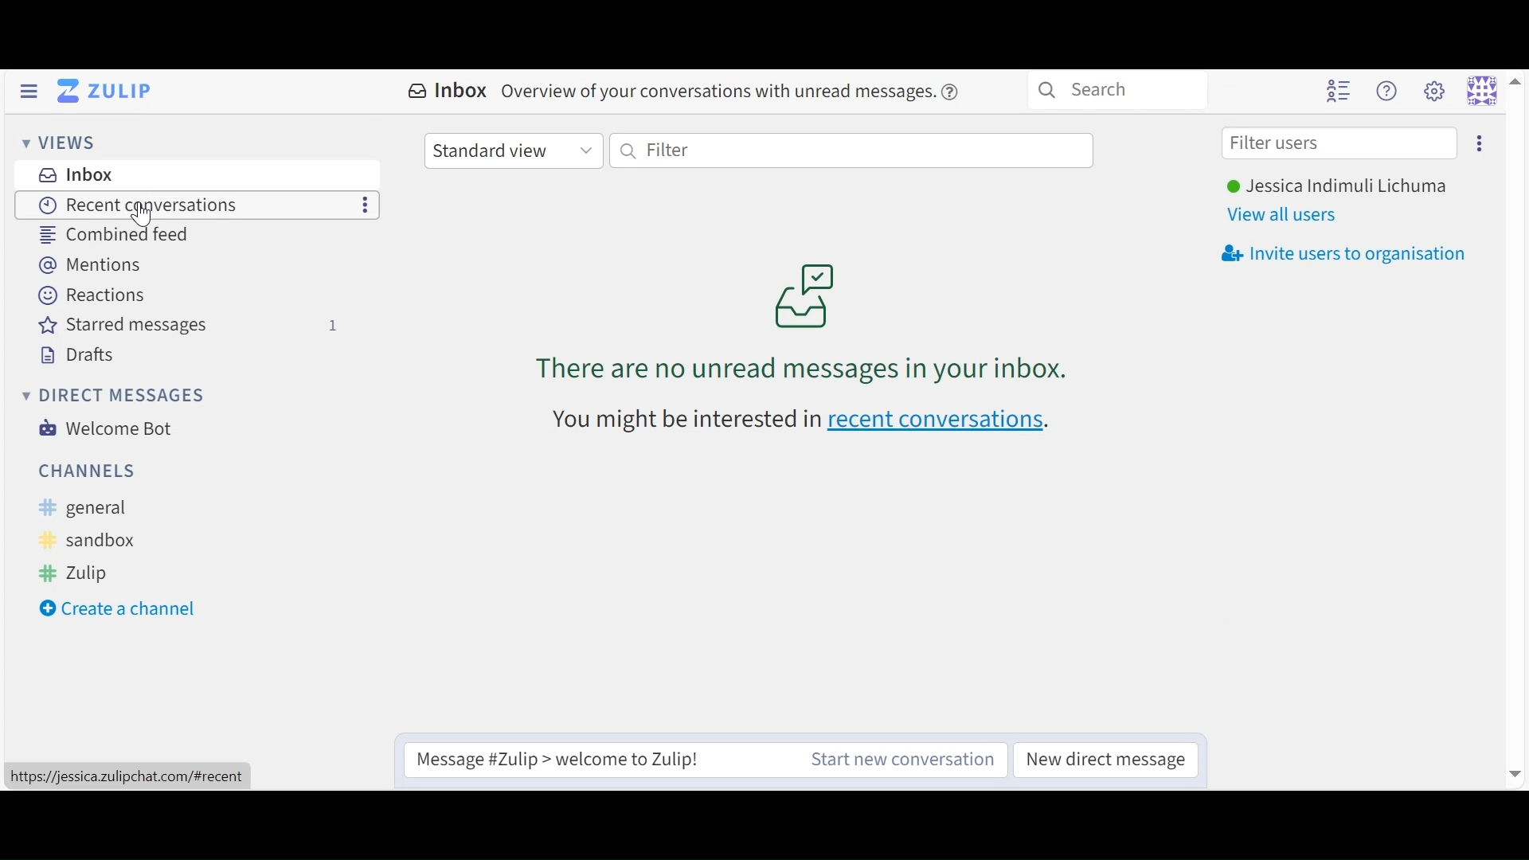 This screenshot has height=860, width=1529. What do you see at coordinates (951, 92) in the screenshot?
I see `help` at bounding box center [951, 92].